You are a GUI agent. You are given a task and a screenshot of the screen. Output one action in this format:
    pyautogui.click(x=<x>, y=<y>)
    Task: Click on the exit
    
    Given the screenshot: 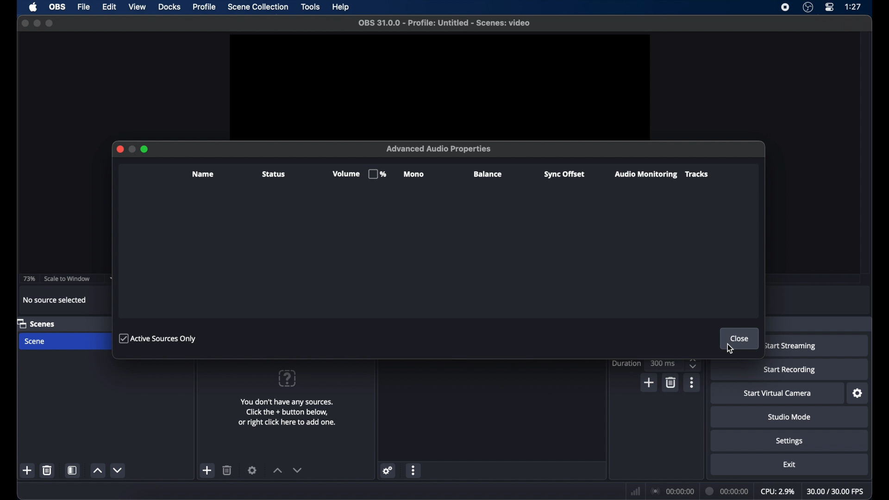 What is the action you would take?
    pyautogui.click(x=789, y=464)
    